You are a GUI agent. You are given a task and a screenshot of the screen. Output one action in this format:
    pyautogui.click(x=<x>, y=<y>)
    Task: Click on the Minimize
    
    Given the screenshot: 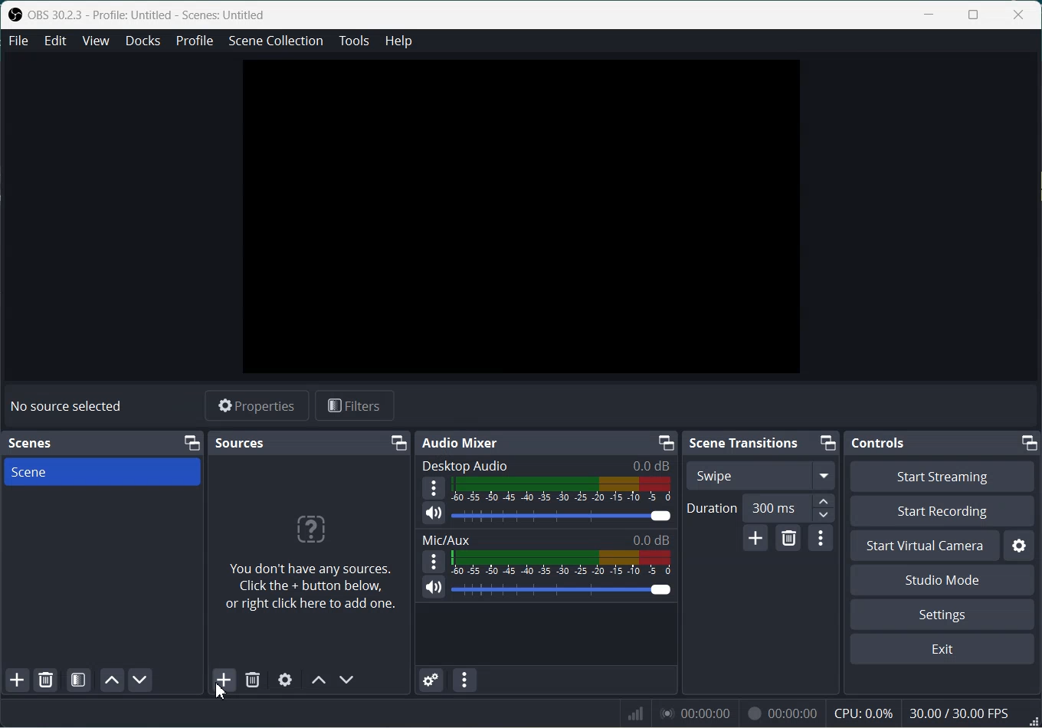 What is the action you would take?
    pyautogui.click(x=667, y=442)
    